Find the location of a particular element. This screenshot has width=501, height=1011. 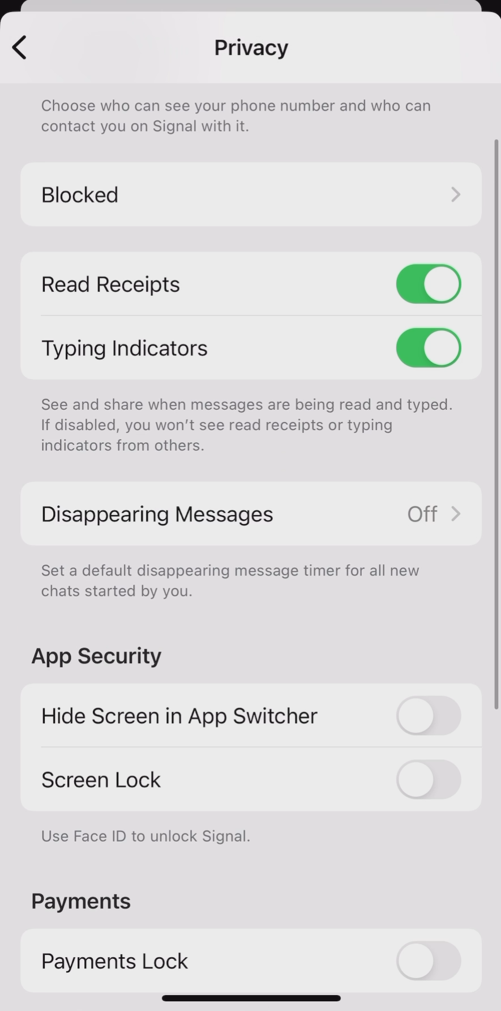

read receipts enabled is located at coordinates (251, 284).